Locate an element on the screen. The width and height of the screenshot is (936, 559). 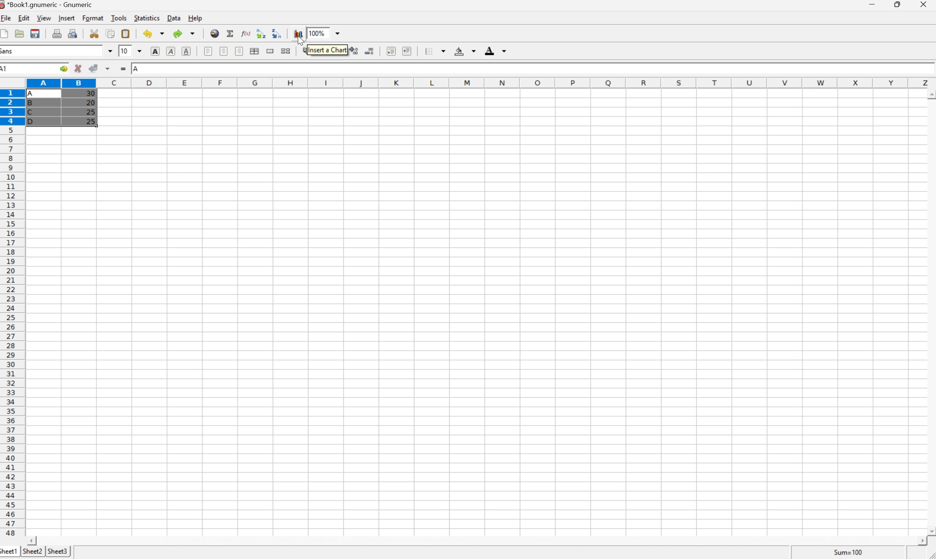
Scroll Up is located at coordinates (930, 93).